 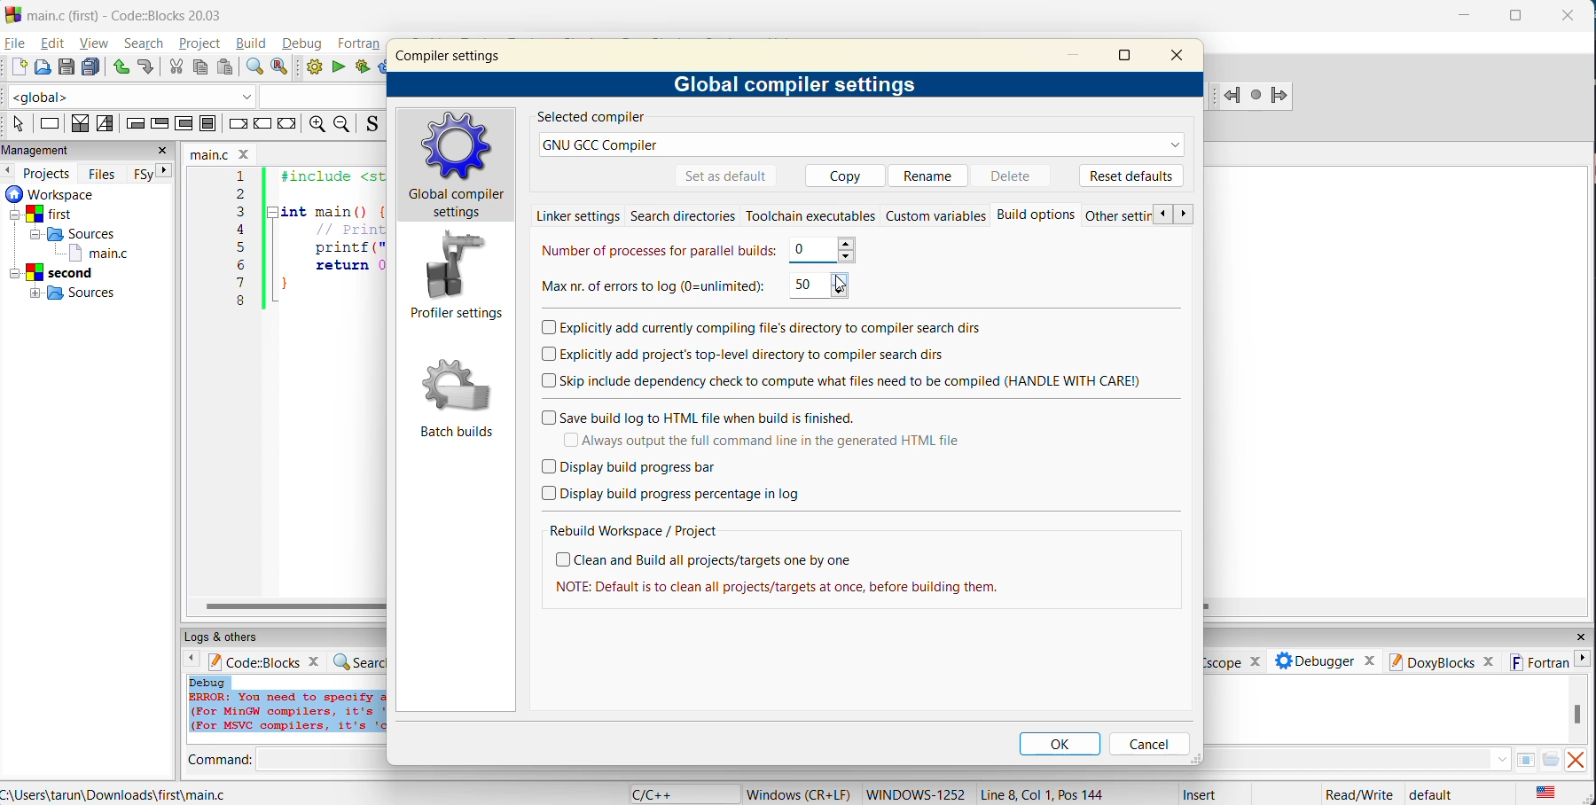 I want to click on save, so click(x=66, y=67).